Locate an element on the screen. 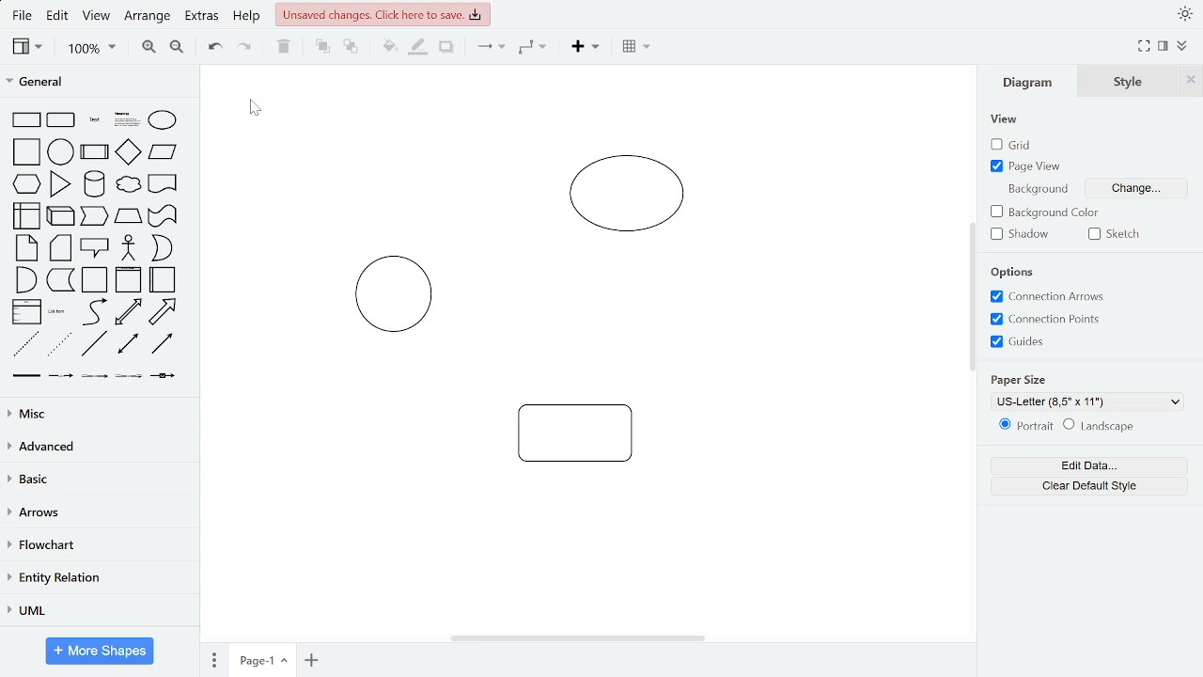  triangle is located at coordinates (60, 184).